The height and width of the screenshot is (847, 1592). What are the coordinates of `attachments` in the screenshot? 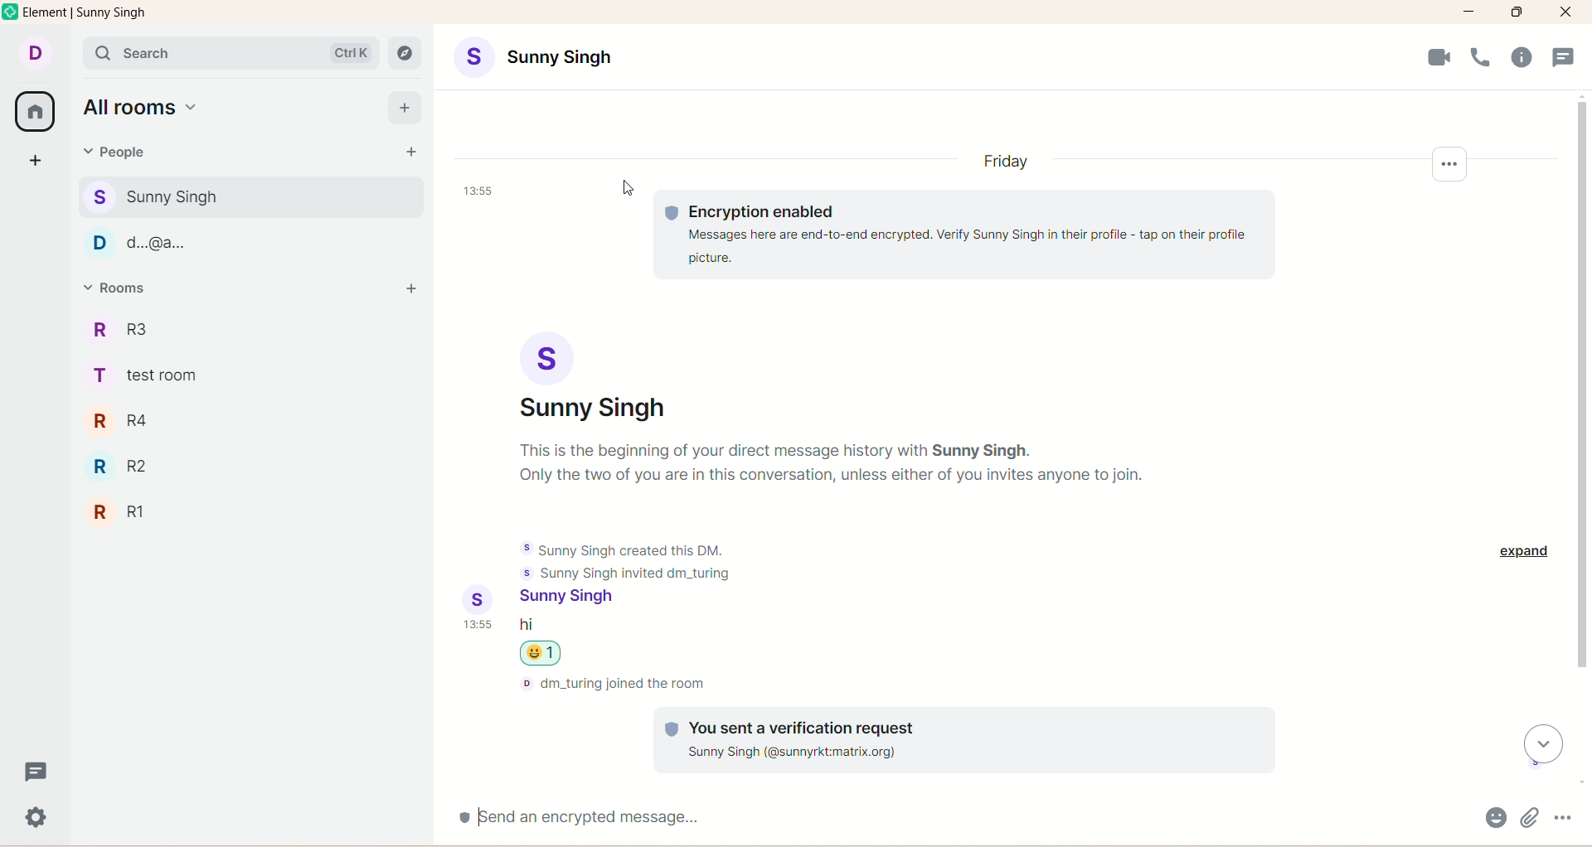 It's located at (1530, 817).